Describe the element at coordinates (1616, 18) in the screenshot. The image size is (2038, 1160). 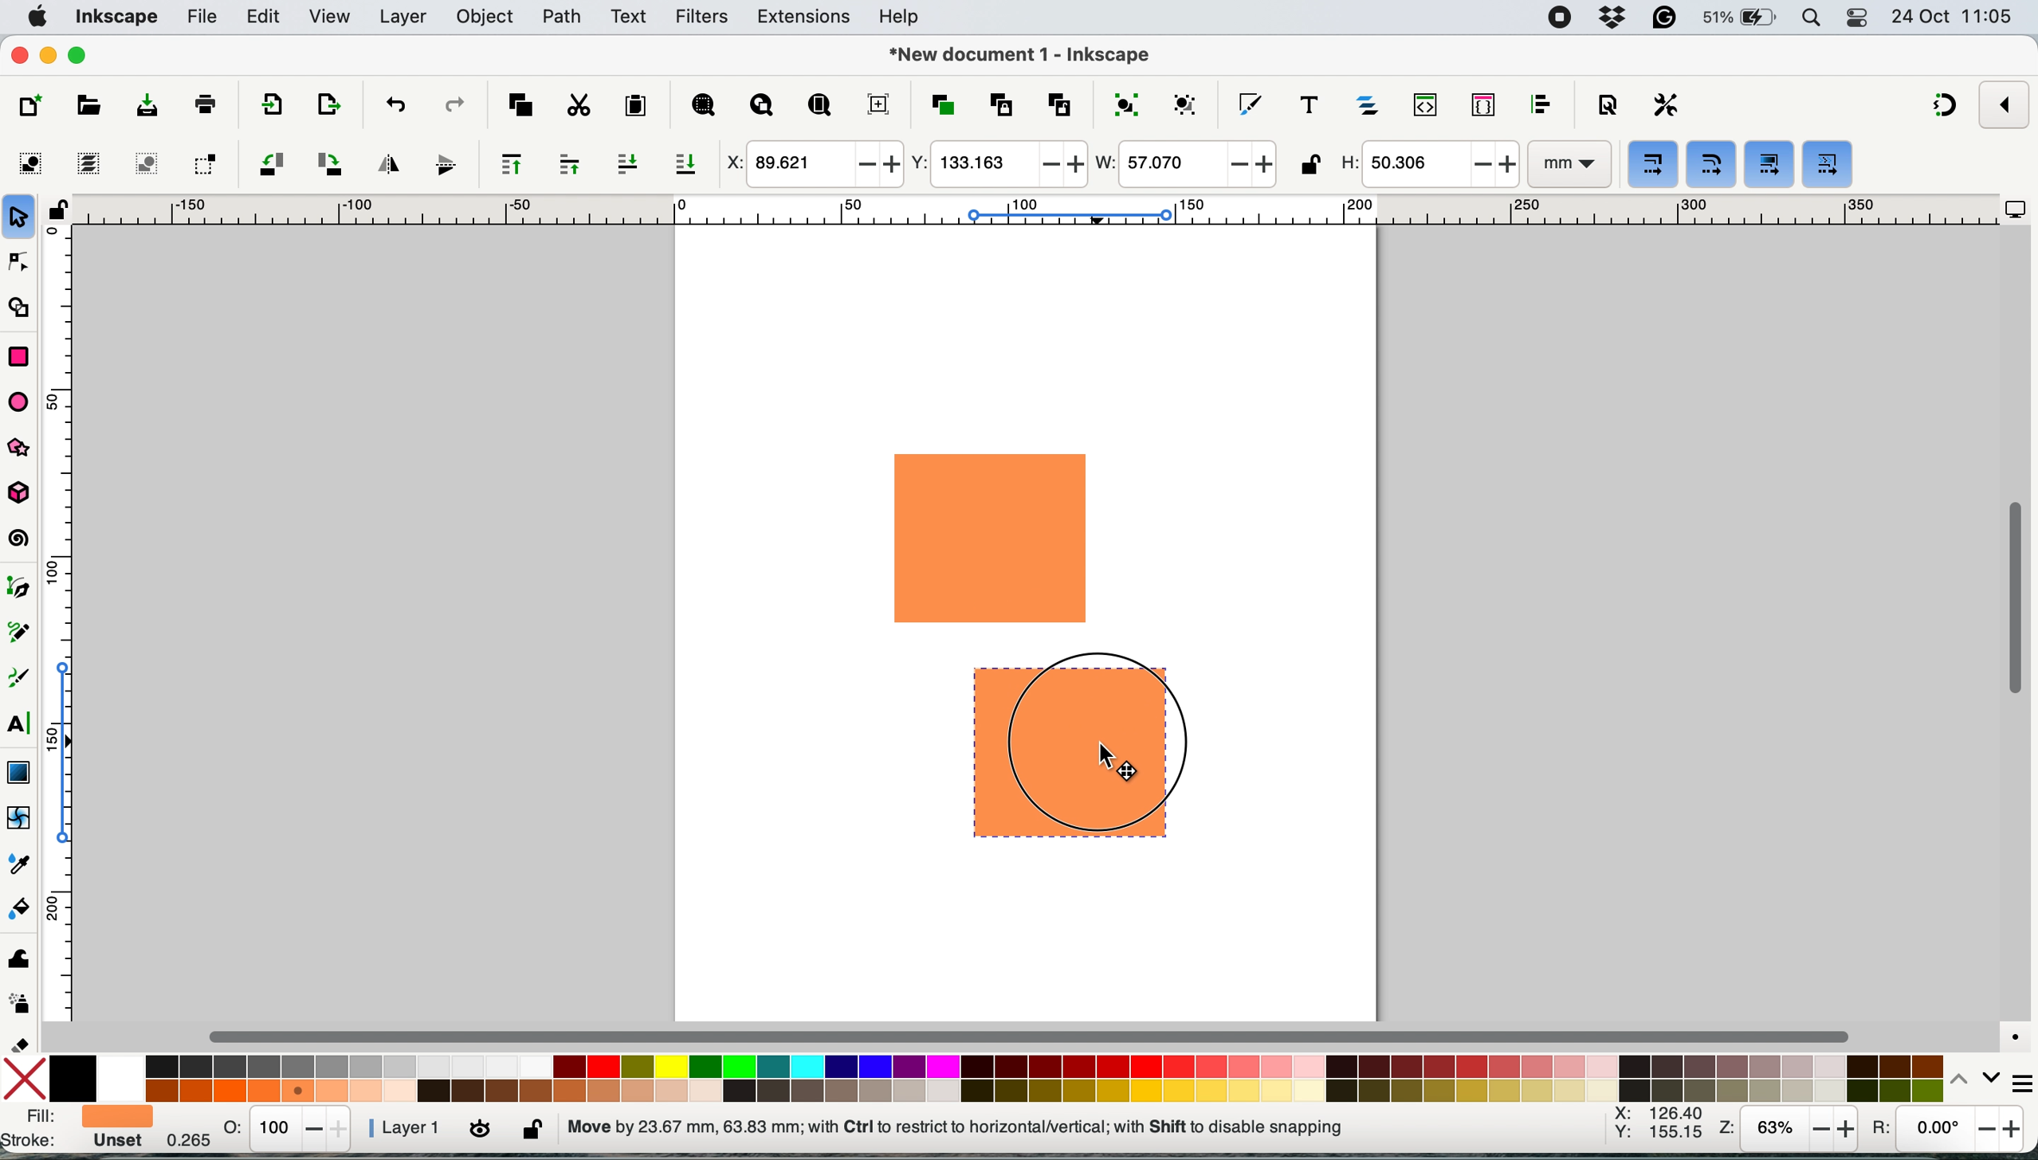
I see `dropbox` at that location.